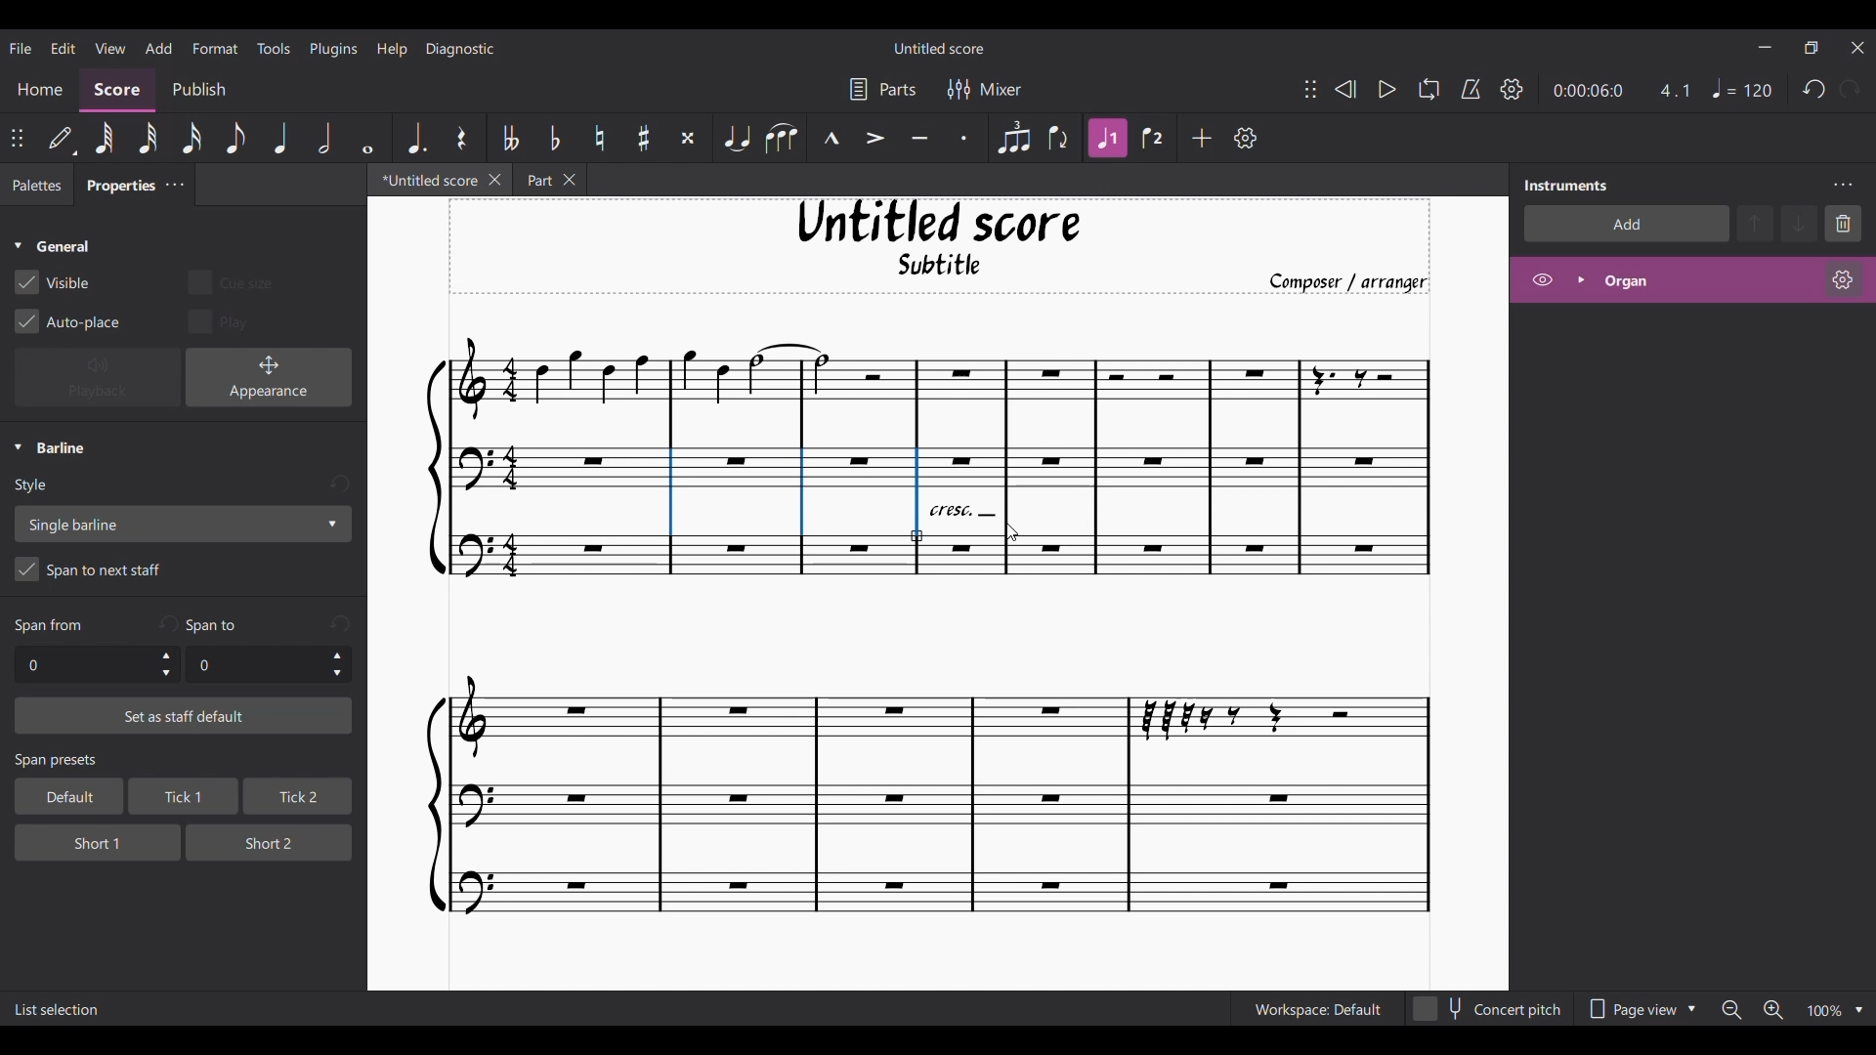 This screenshot has width=1876, height=1055. Describe the element at coordinates (63, 47) in the screenshot. I see `Edit menu` at that location.